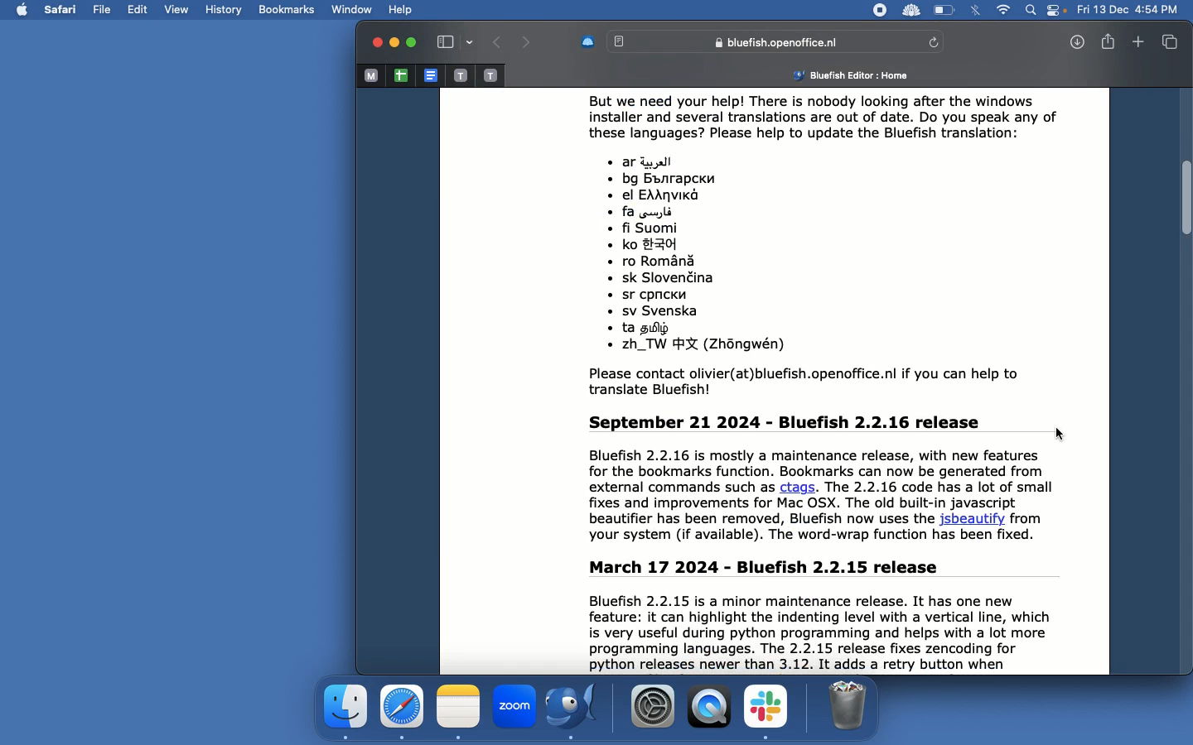  What do you see at coordinates (845, 706) in the screenshot?
I see `Trash` at bounding box center [845, 706].